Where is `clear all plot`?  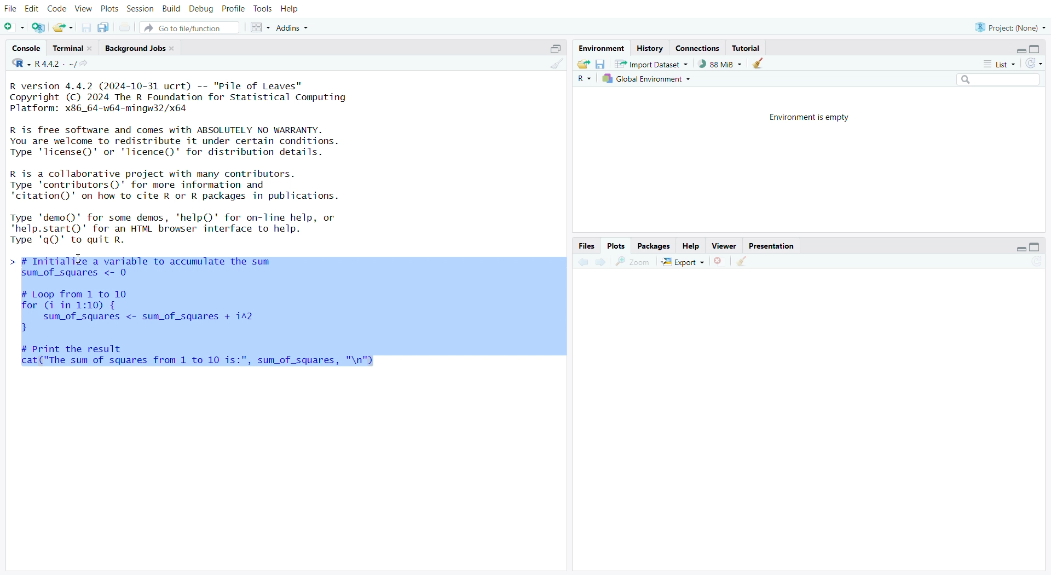
clear all plot is located at coordinates (741, 261).